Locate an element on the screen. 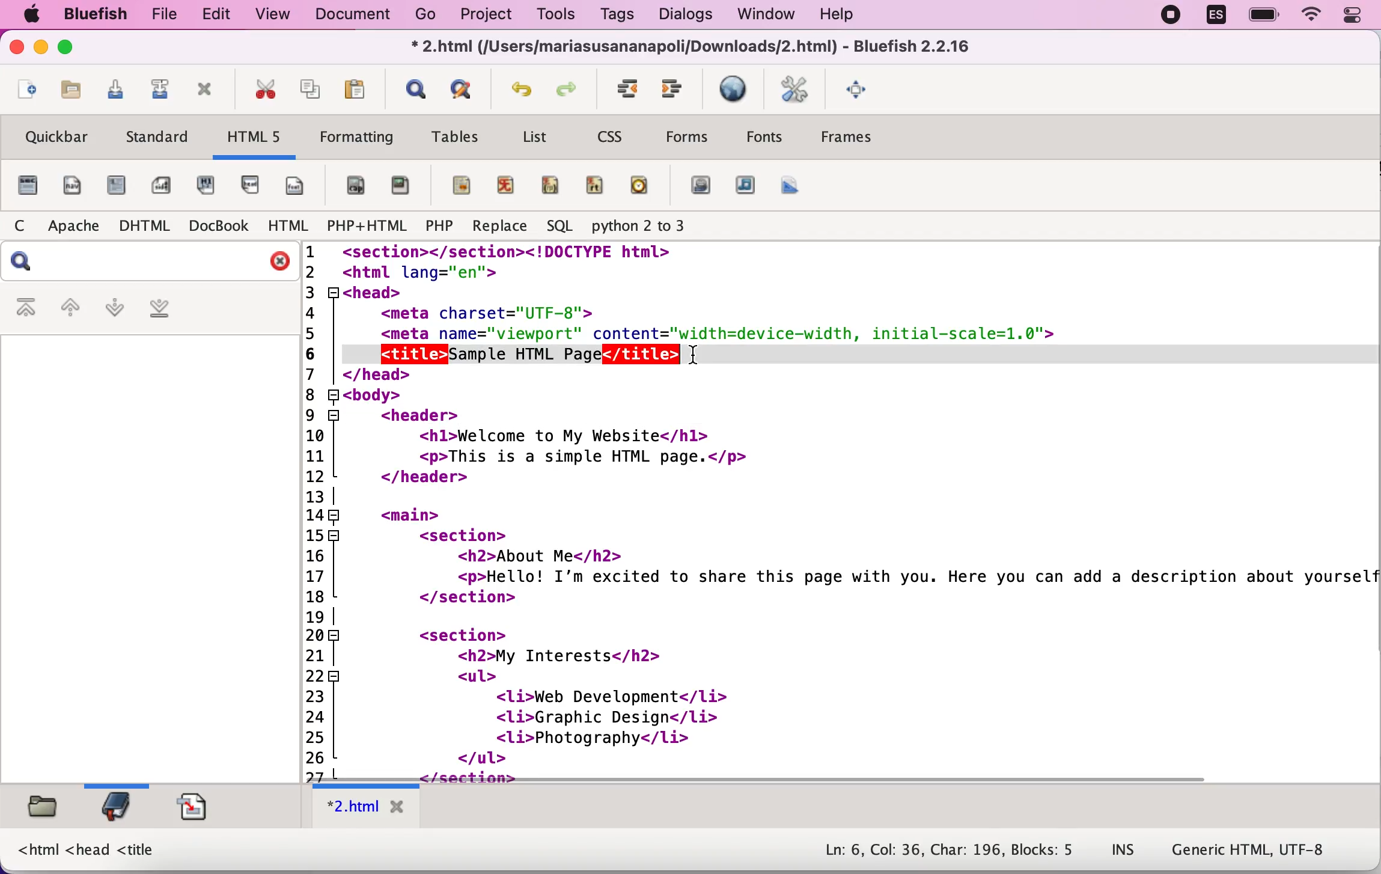 This screenshot has width=1381, height=874. help is located at coordinates (858, 13).